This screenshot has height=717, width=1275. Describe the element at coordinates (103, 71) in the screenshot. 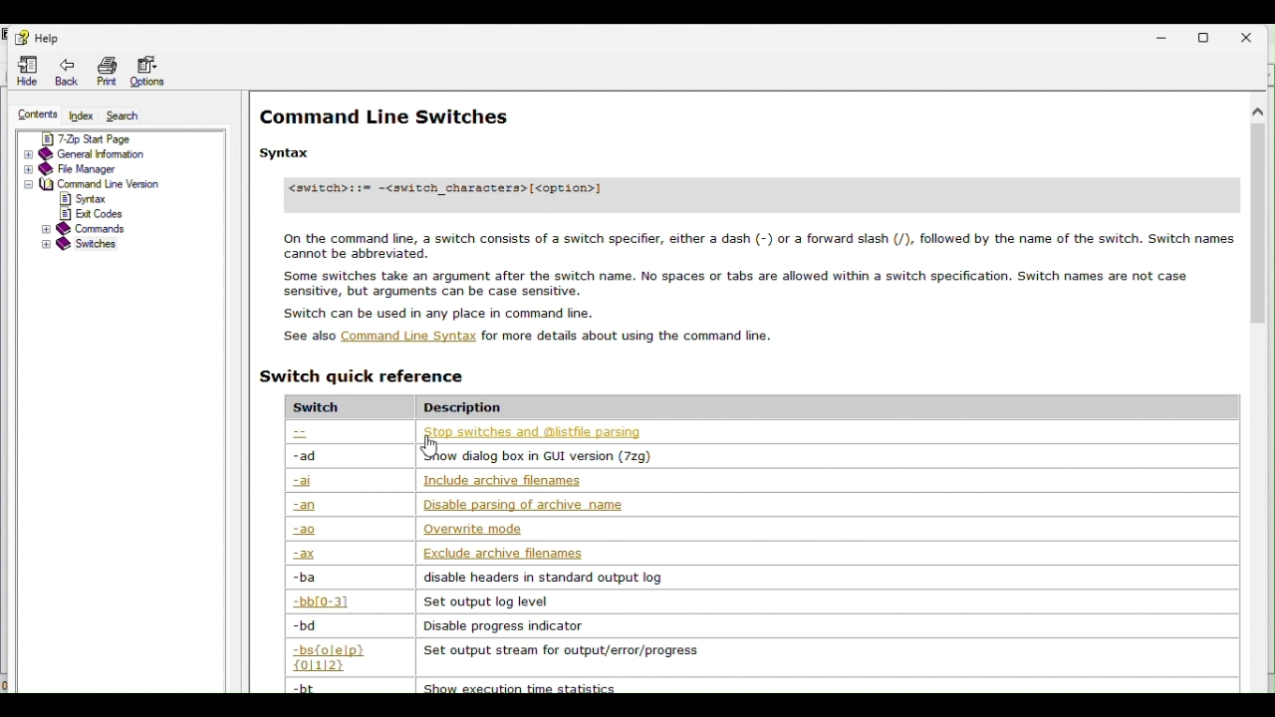

I see `Print` at that location.